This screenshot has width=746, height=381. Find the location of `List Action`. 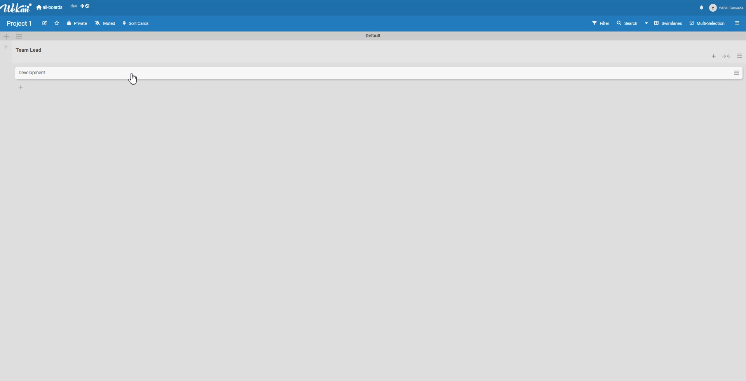

List Action is located at coordinates (740, 56).